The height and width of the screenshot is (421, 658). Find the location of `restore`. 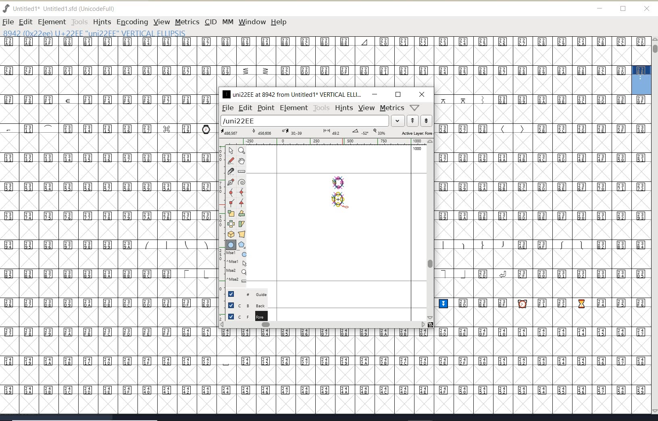

restore is located at coordinates (623, 9).